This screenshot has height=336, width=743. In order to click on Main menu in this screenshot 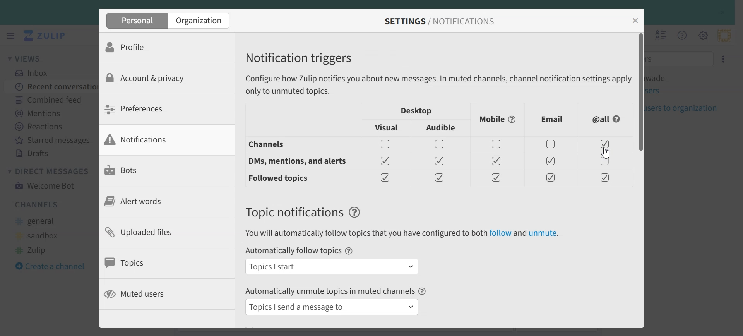, I will do `click(703, 35)`.